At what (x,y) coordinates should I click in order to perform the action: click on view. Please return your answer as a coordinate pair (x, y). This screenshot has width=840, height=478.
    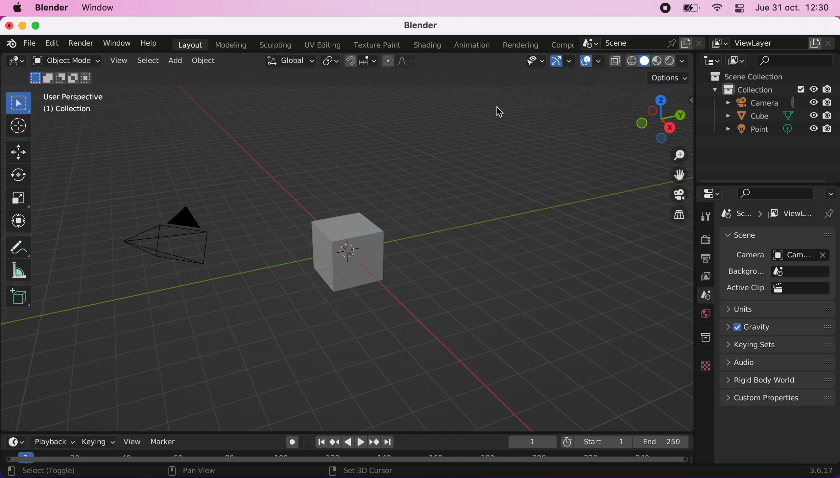
    Looking at the image, I should click on (119, 60).